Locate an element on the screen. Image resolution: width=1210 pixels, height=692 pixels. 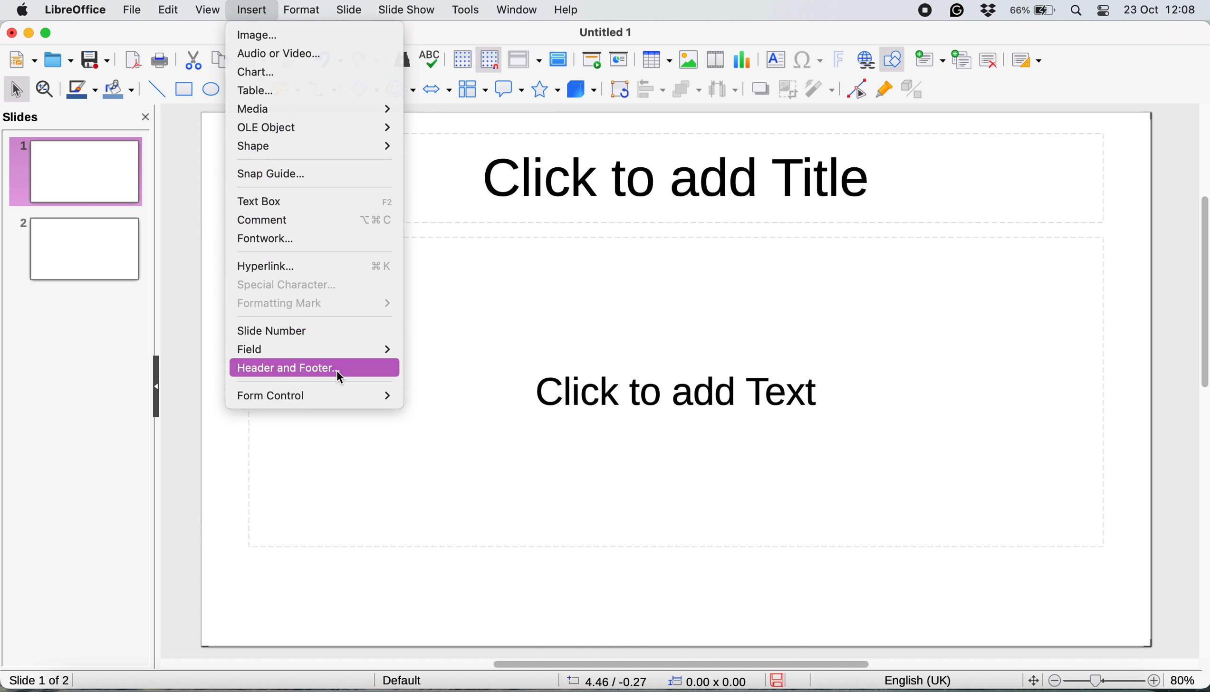
transformations is located at coordinates (621, 91).